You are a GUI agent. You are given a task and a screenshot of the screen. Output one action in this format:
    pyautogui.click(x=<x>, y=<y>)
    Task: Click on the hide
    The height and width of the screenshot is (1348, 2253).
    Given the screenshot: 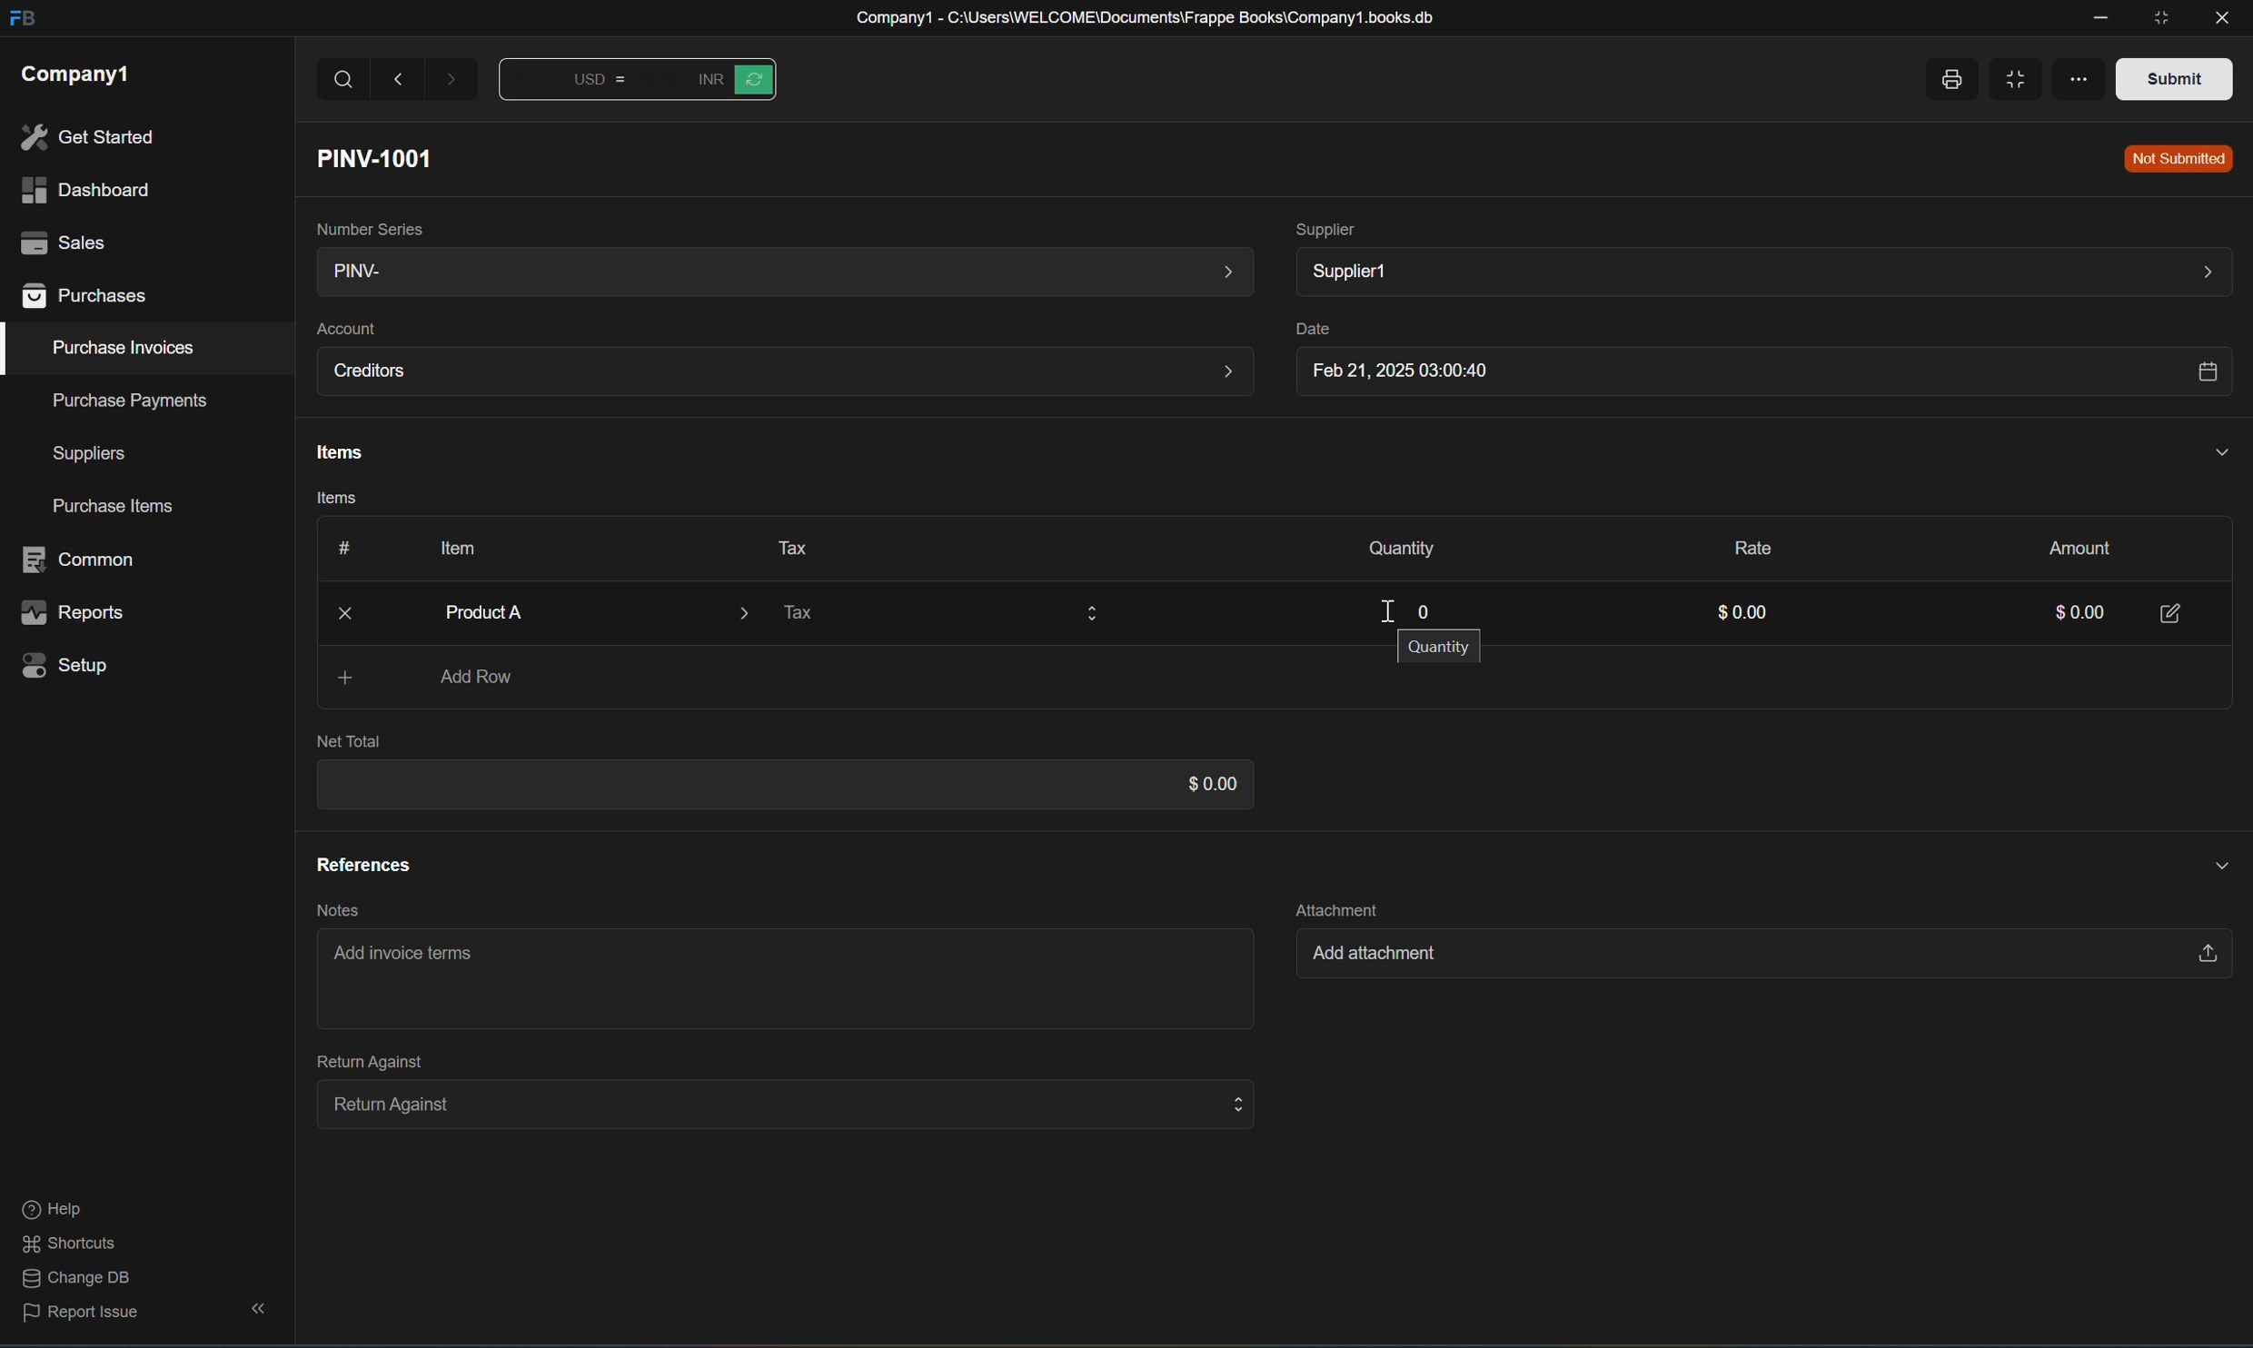 What is the action you would take?
    pyautogui.click(x=253, y=1310)
    